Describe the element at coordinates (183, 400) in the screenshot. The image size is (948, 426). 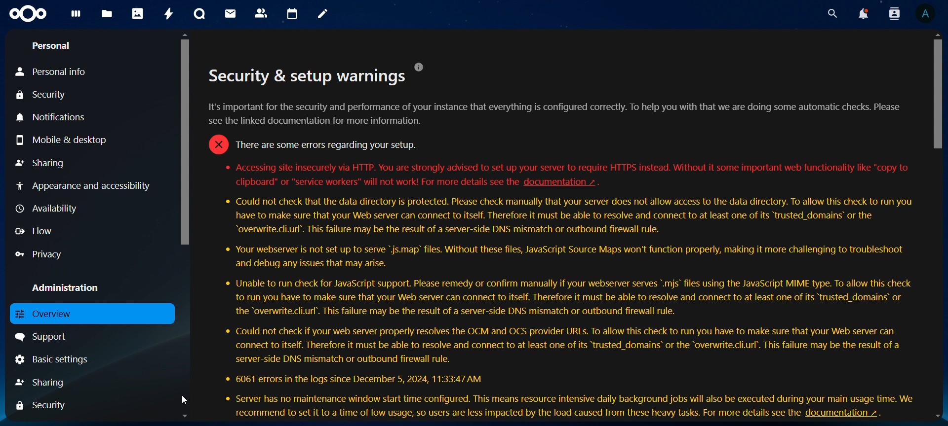
I see `cursor` at that location.